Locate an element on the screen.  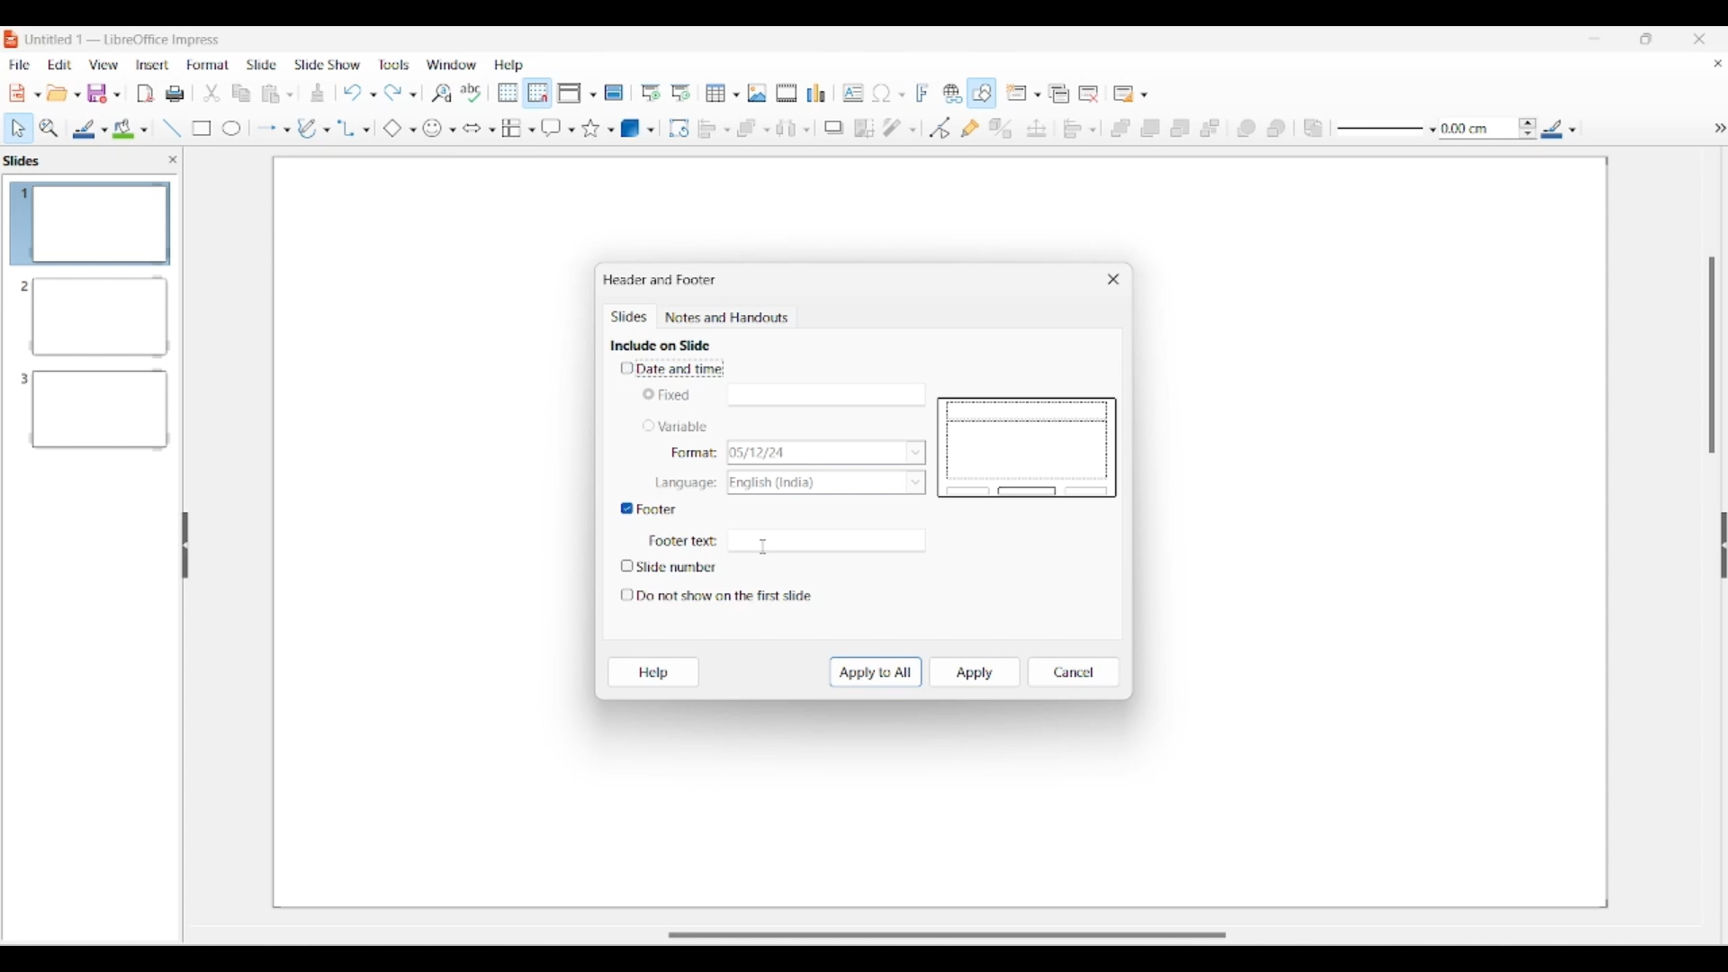
Bring to front is located at coordinates (1120, 129).